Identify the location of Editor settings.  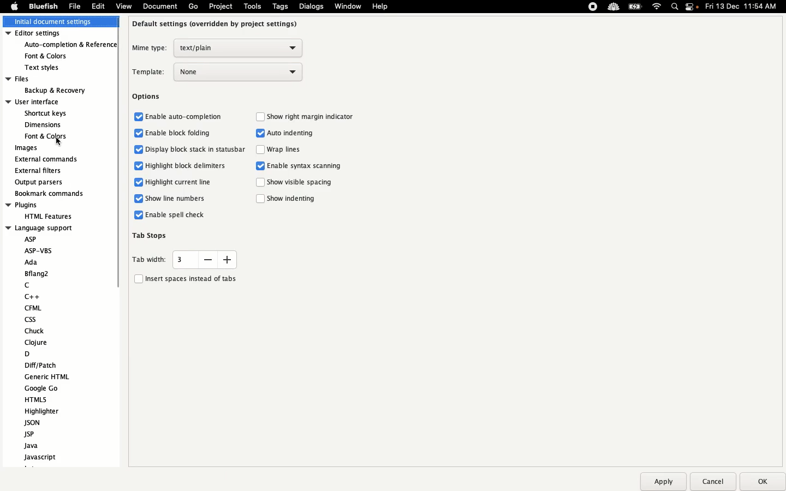
(59, 34).